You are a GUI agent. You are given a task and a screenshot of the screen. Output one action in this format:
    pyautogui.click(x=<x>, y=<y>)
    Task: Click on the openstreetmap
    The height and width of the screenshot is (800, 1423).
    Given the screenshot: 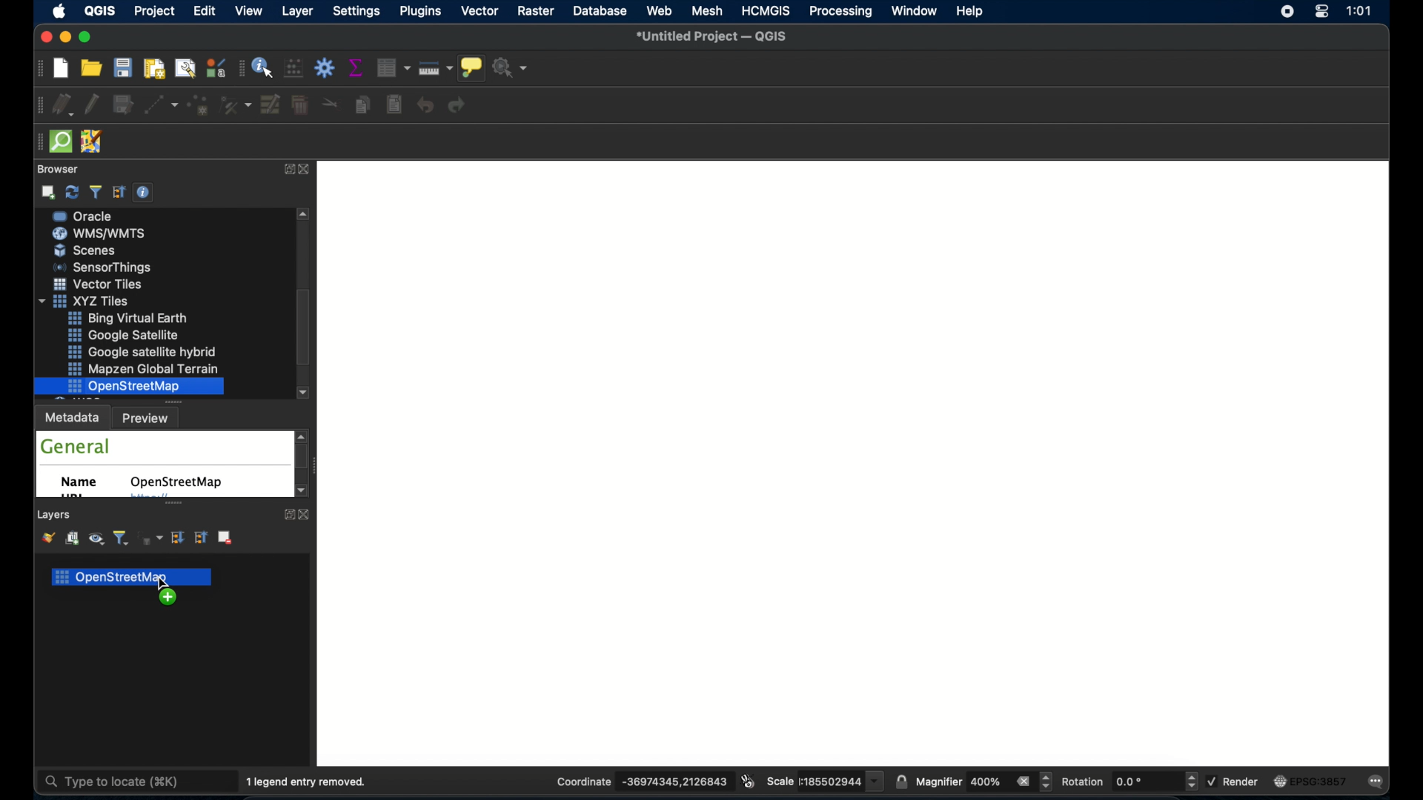 What is the action you would take?
    pyautogui.click(x=176, y=482)
    